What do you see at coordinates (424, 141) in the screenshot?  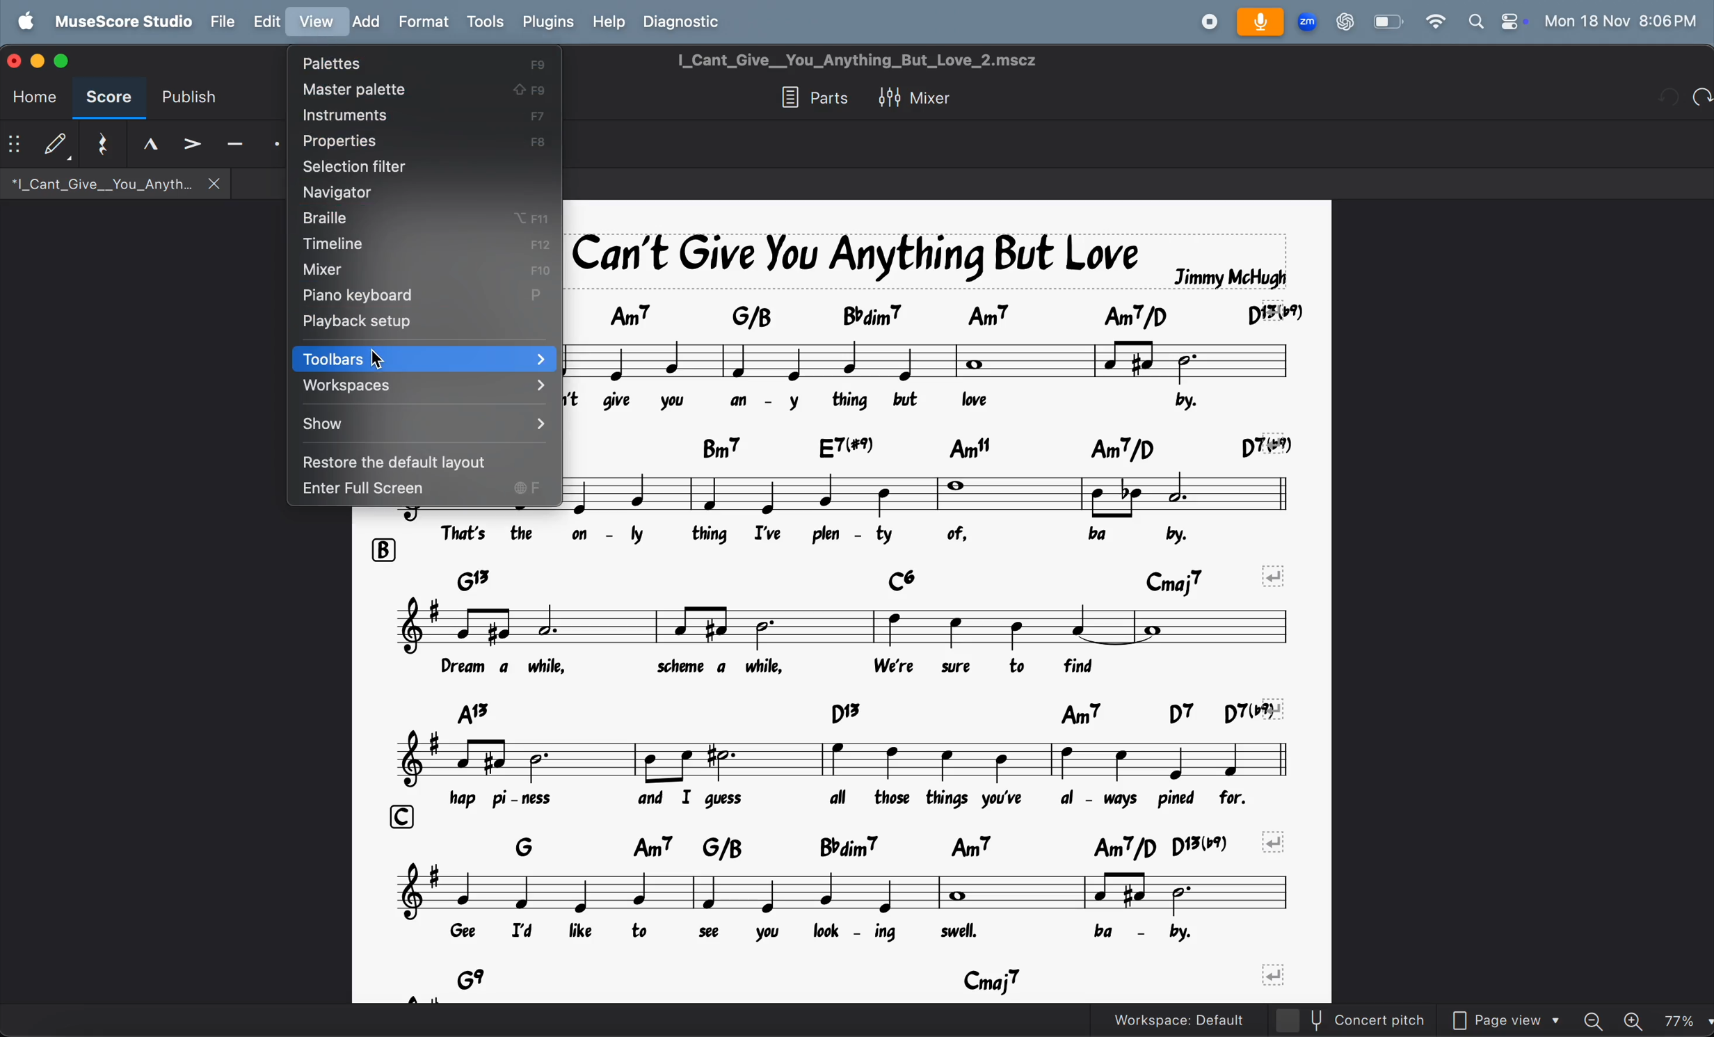 I see `properties` at bounding box center [424, 141].